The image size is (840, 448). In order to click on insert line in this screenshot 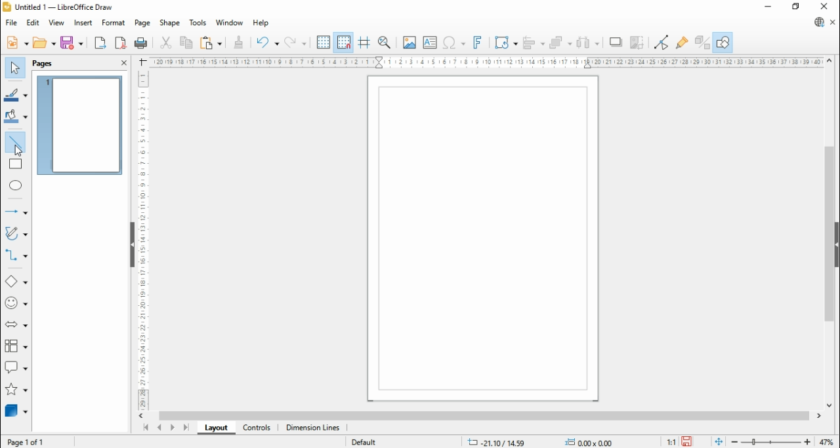, I will do `click(16, 141)`.